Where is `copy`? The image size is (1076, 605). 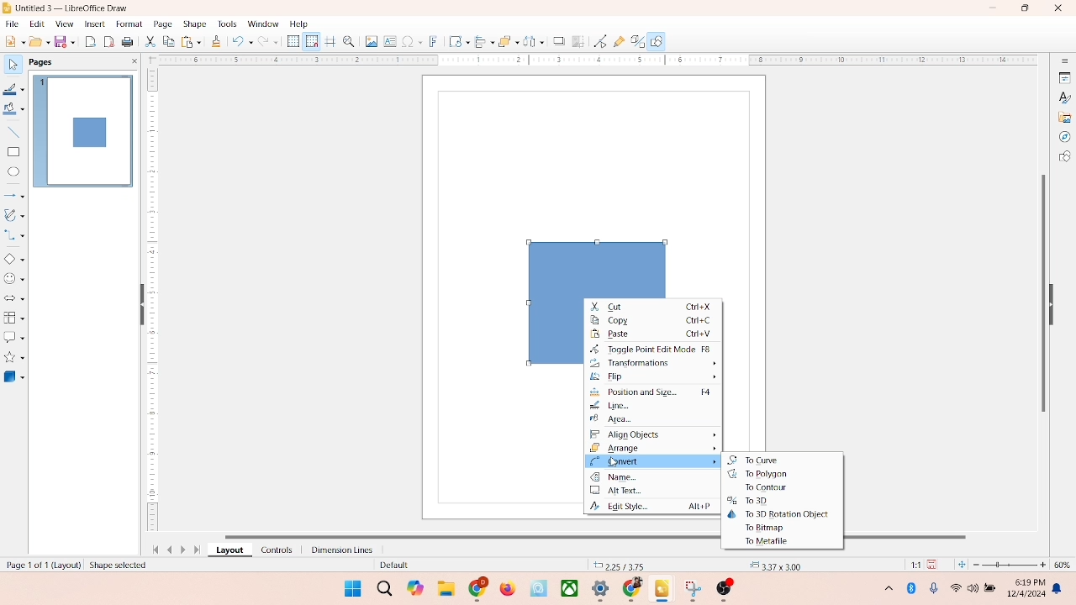
copy is located at coordinates (168, 43).